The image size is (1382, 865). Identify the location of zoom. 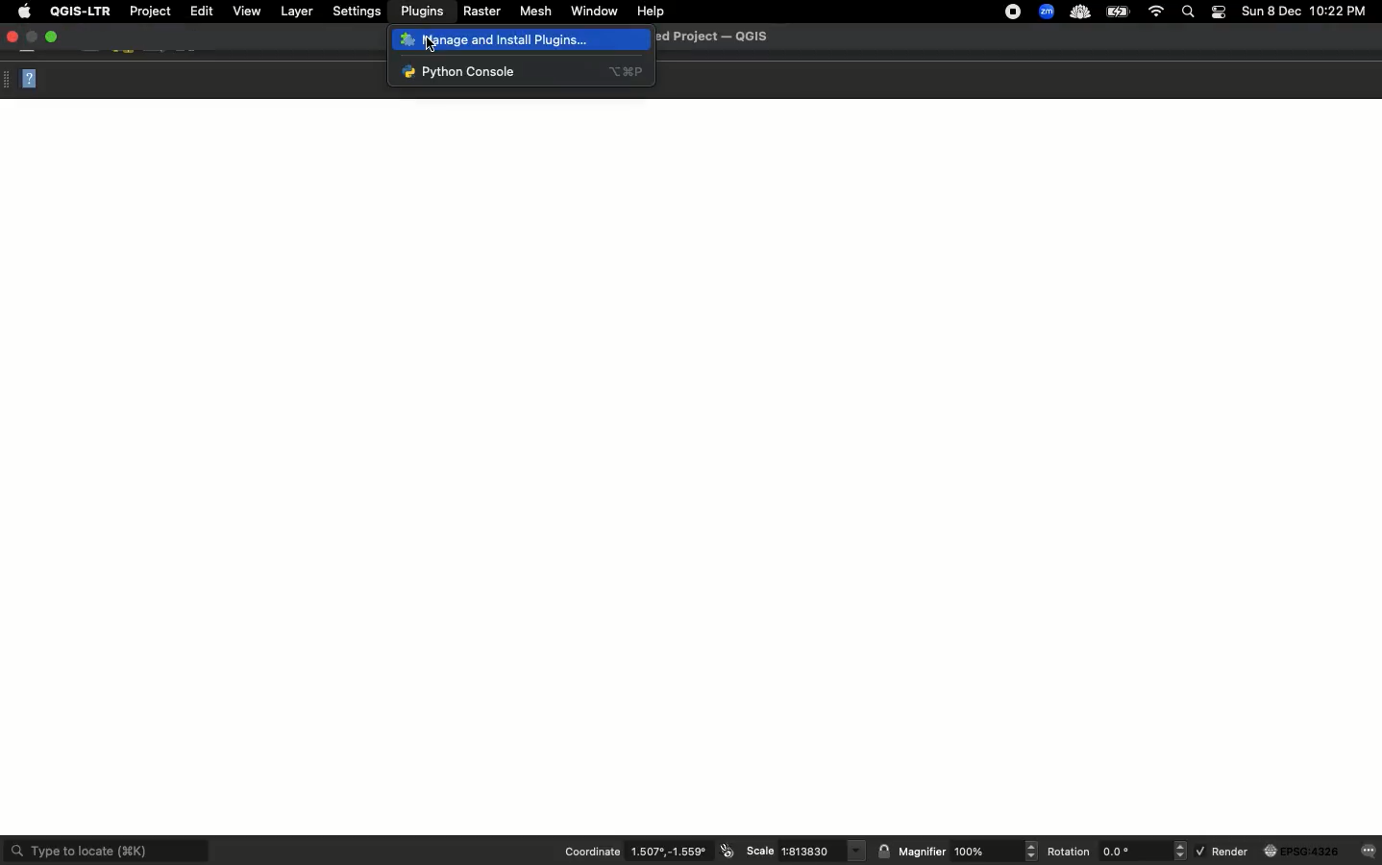
(1047, 11).